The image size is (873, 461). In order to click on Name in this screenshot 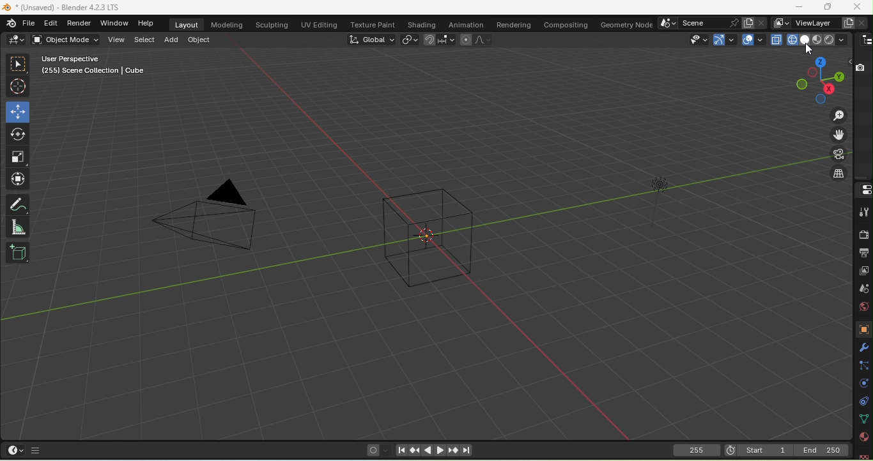, I will do `click(701, 23)`.